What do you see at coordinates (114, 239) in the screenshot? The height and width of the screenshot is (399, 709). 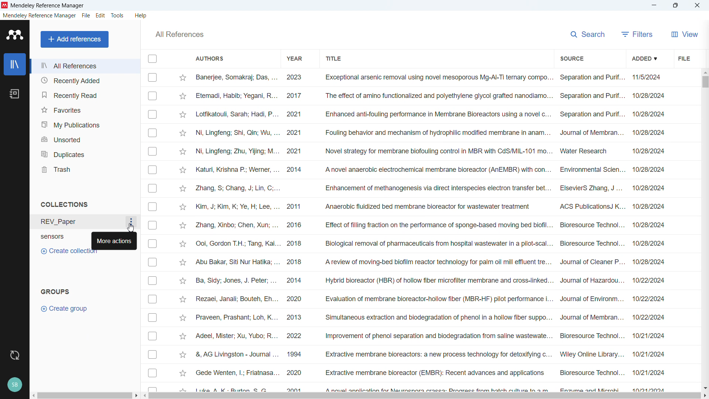 I see `More actions ` at bounding box center [114, 239].